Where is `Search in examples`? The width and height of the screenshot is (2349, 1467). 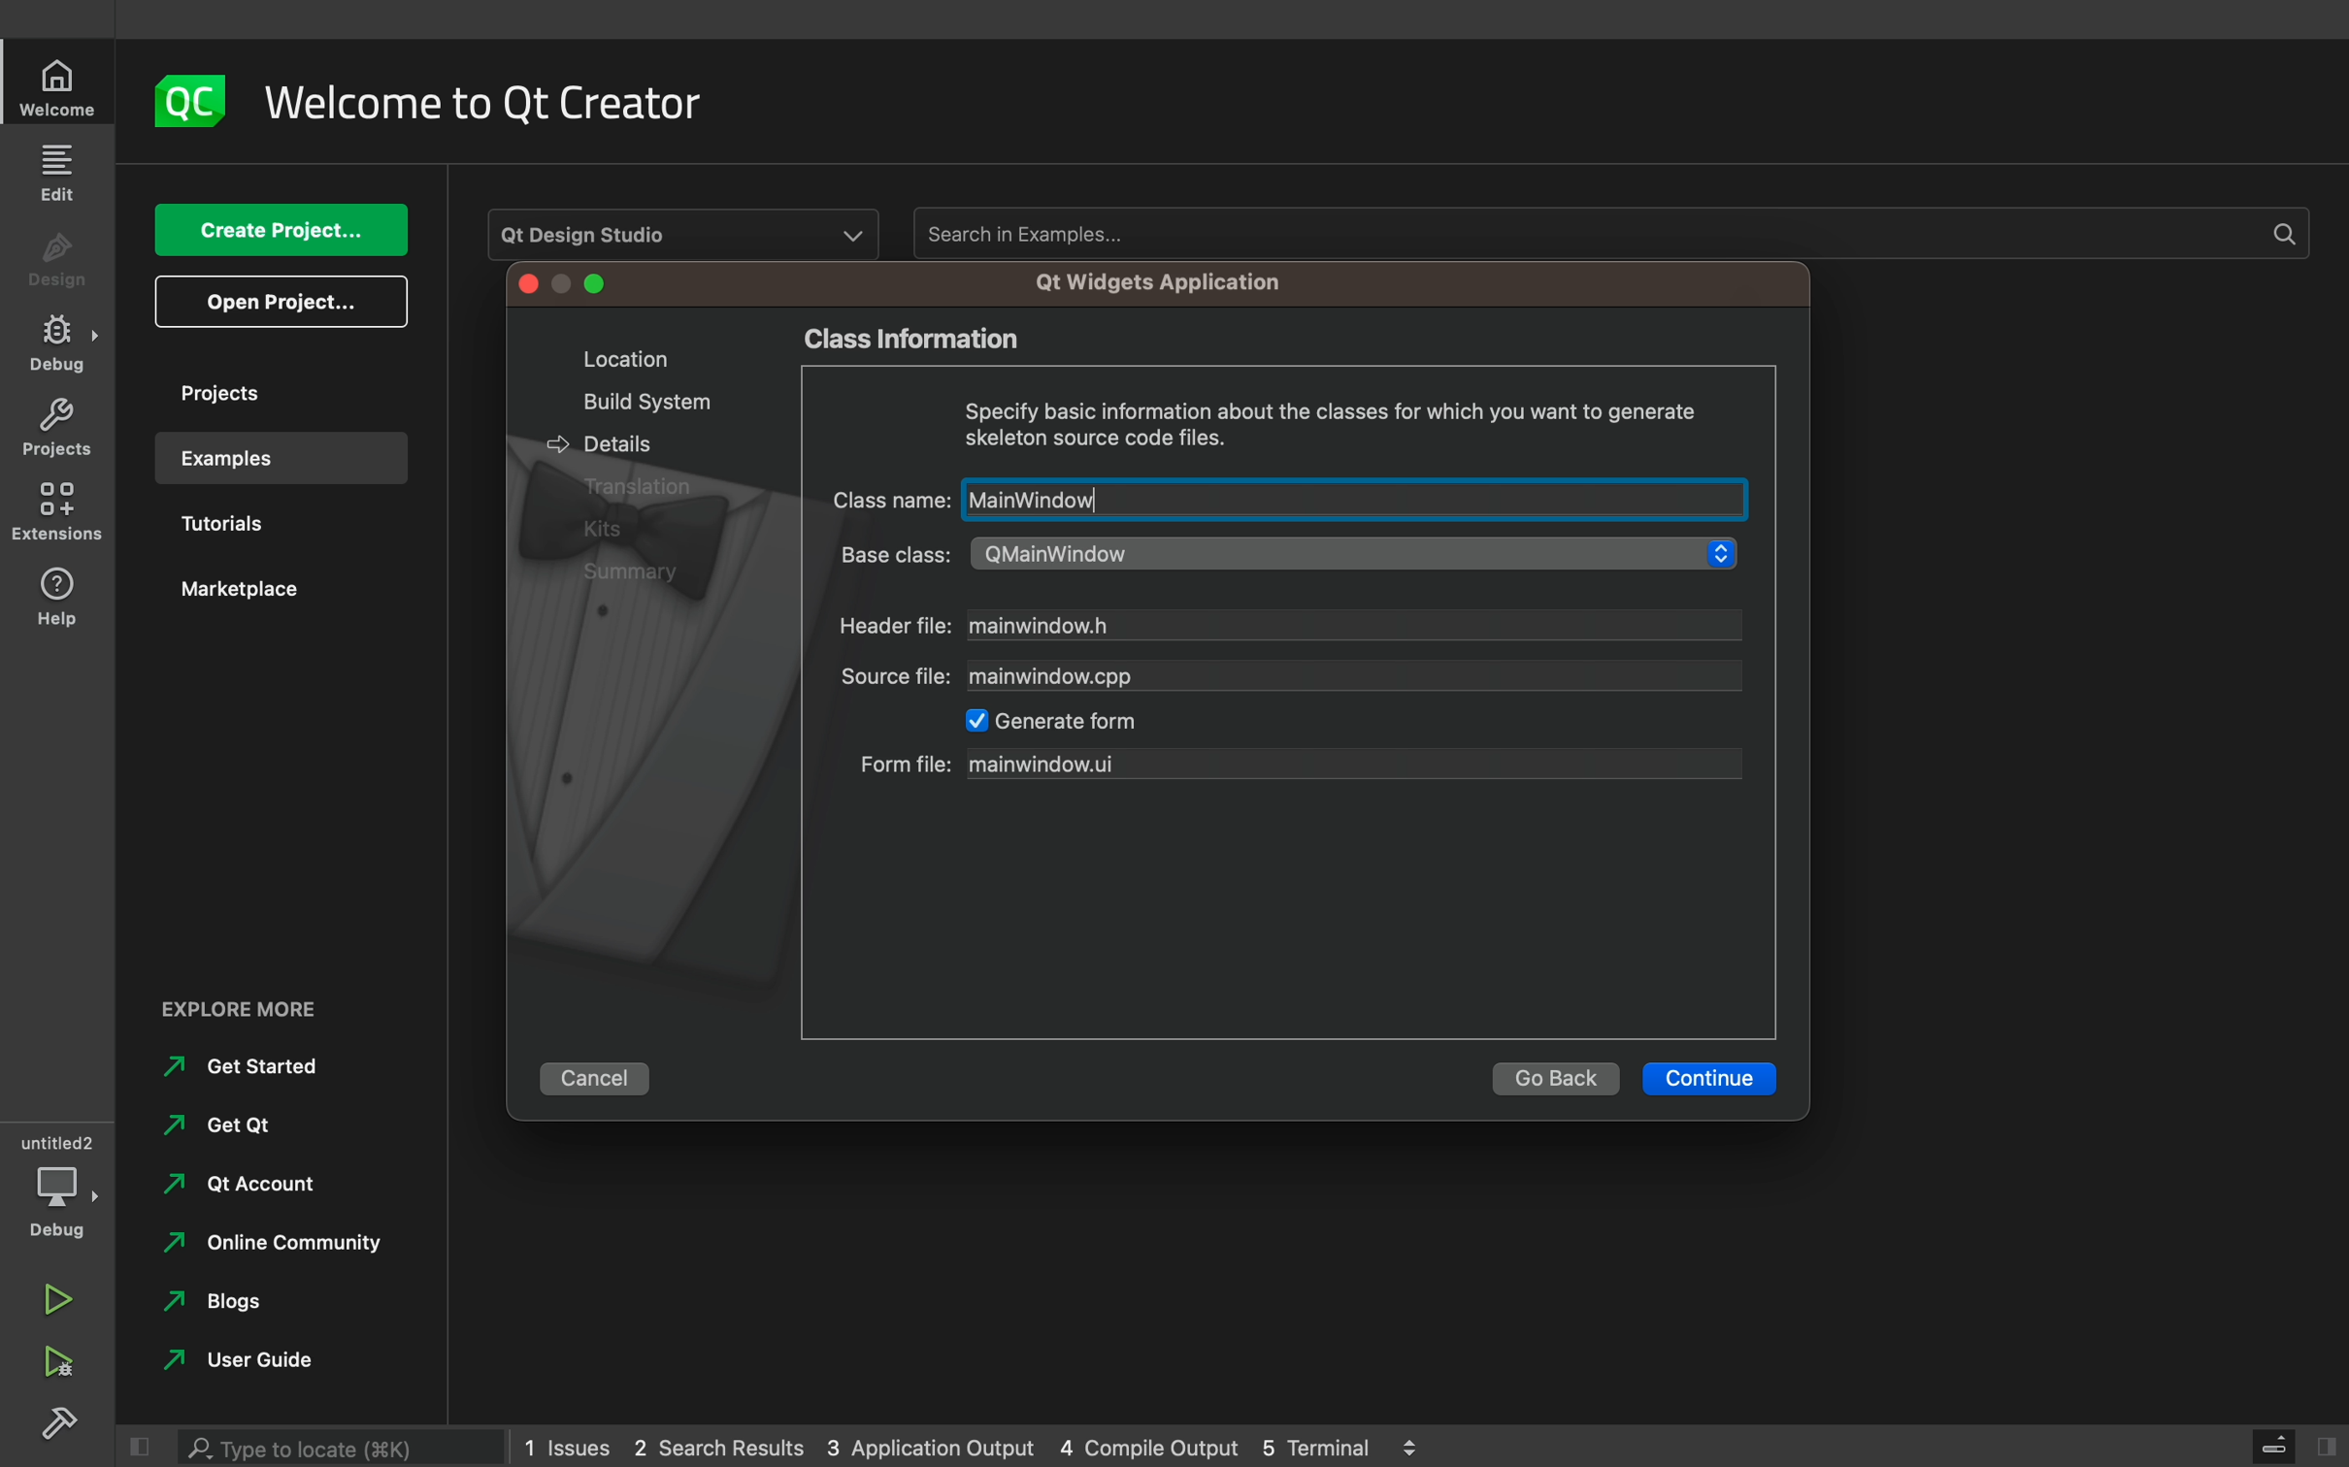 Search in examples is located at coordinates (1606, 233).